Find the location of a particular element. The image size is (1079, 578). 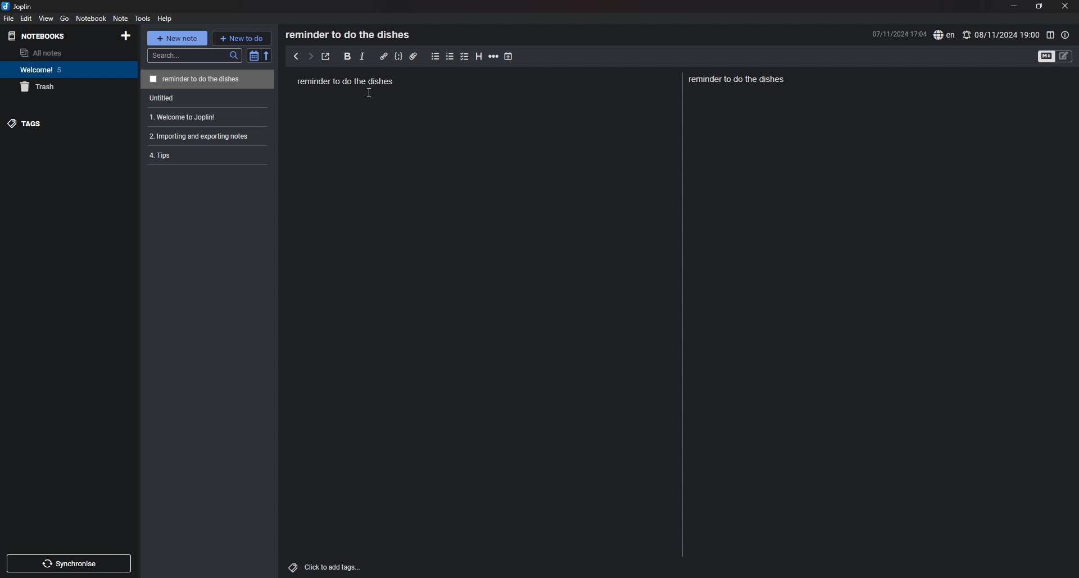

italic is located at coordinates (362, 57).